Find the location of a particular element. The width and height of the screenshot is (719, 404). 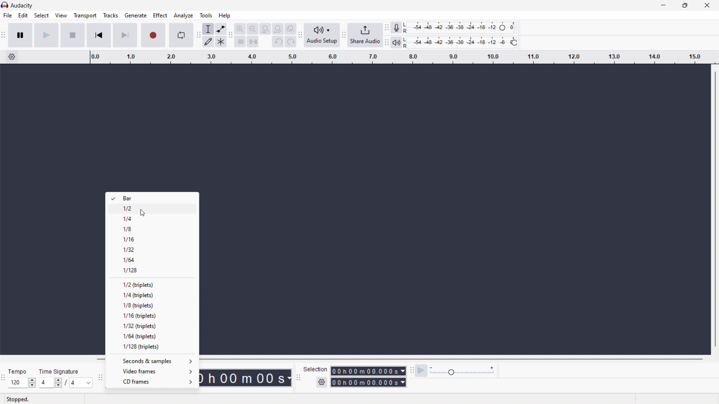

audio setup toolbar is located at coordinates (300, 36).